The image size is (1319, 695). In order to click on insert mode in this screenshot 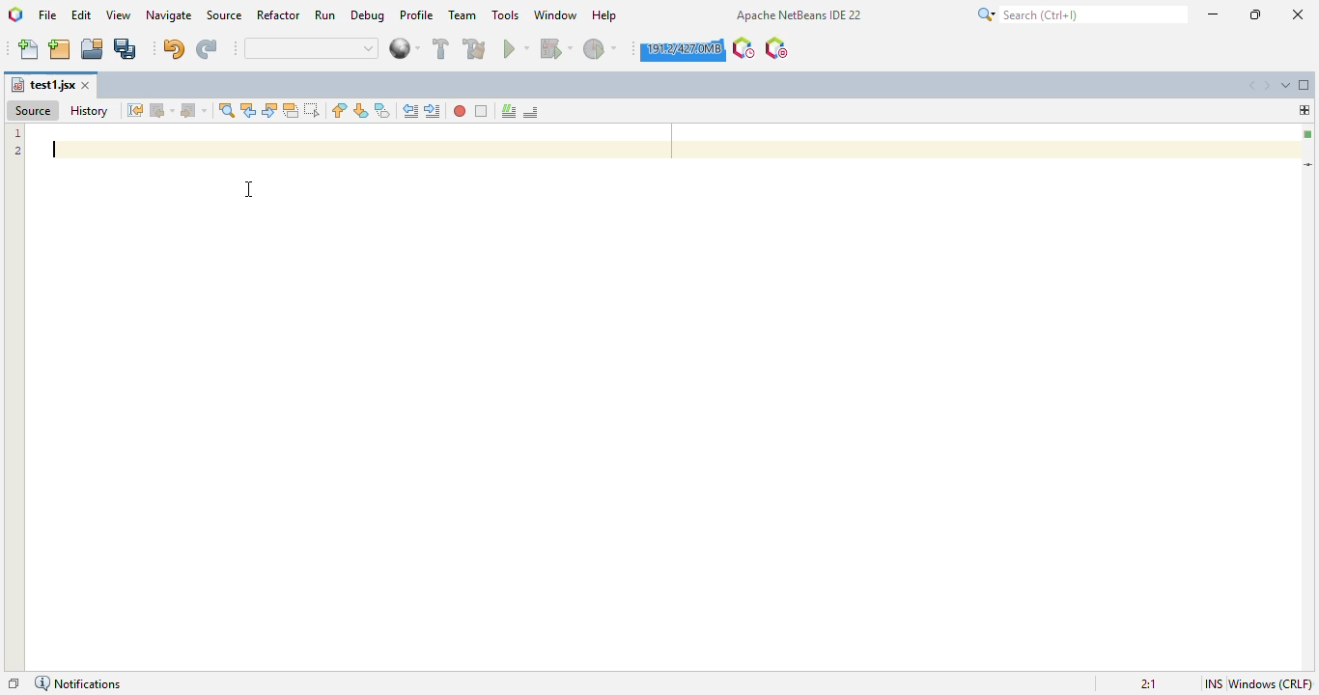, I will do `click(1214, 683)`.